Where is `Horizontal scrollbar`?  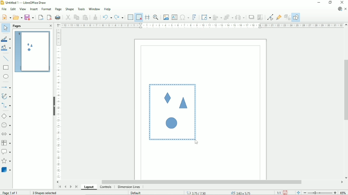 Horizontal scrollbar is located at coordinates (202, 182).